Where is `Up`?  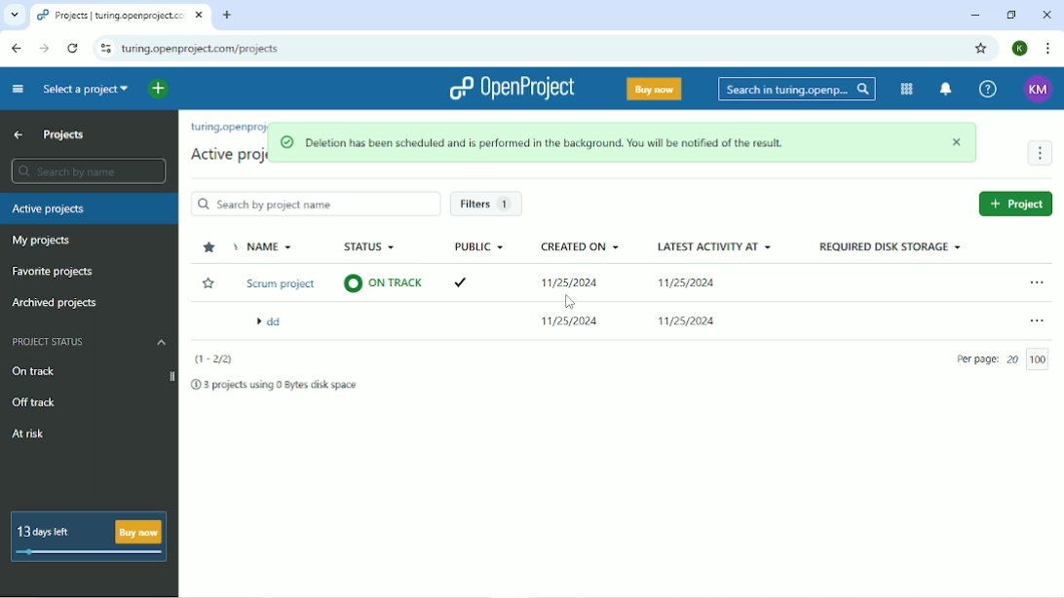
Up is located at coordinates (19, 135).